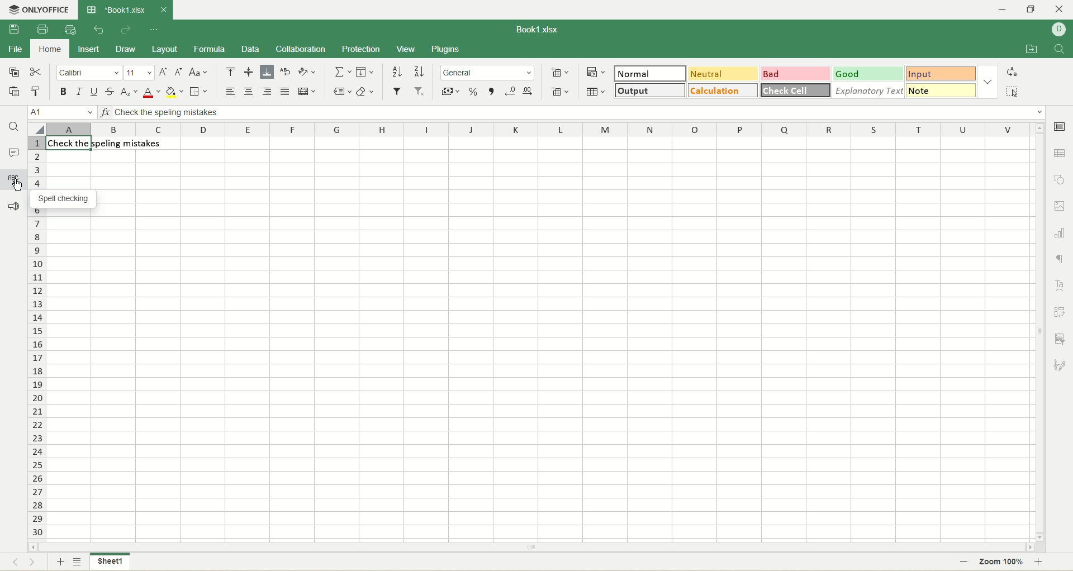  What do you see at coordinates (596, 72) in the screenshot?
I see `conditional formatting` at bounding box center [596, 72].